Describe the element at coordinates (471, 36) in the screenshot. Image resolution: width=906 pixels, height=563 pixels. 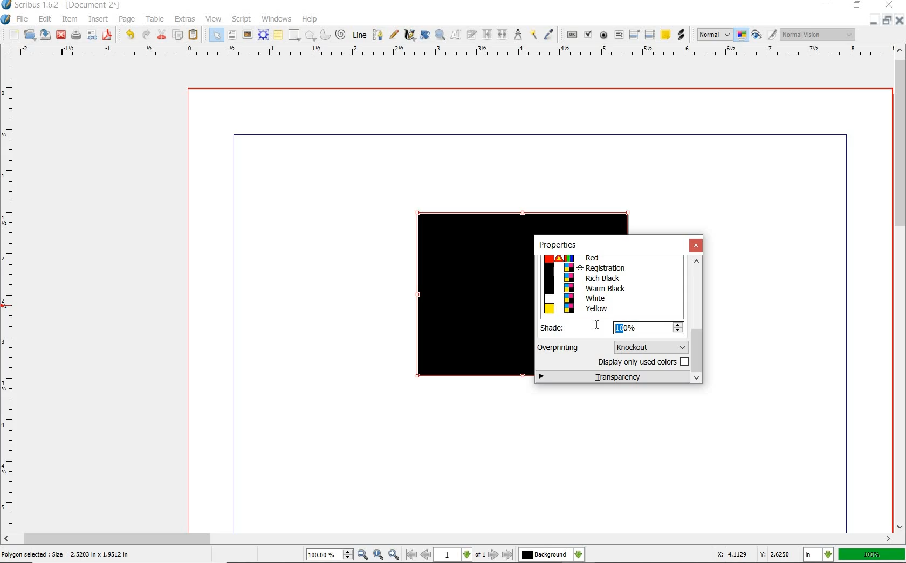
I see `edit text with story editor` at that location.